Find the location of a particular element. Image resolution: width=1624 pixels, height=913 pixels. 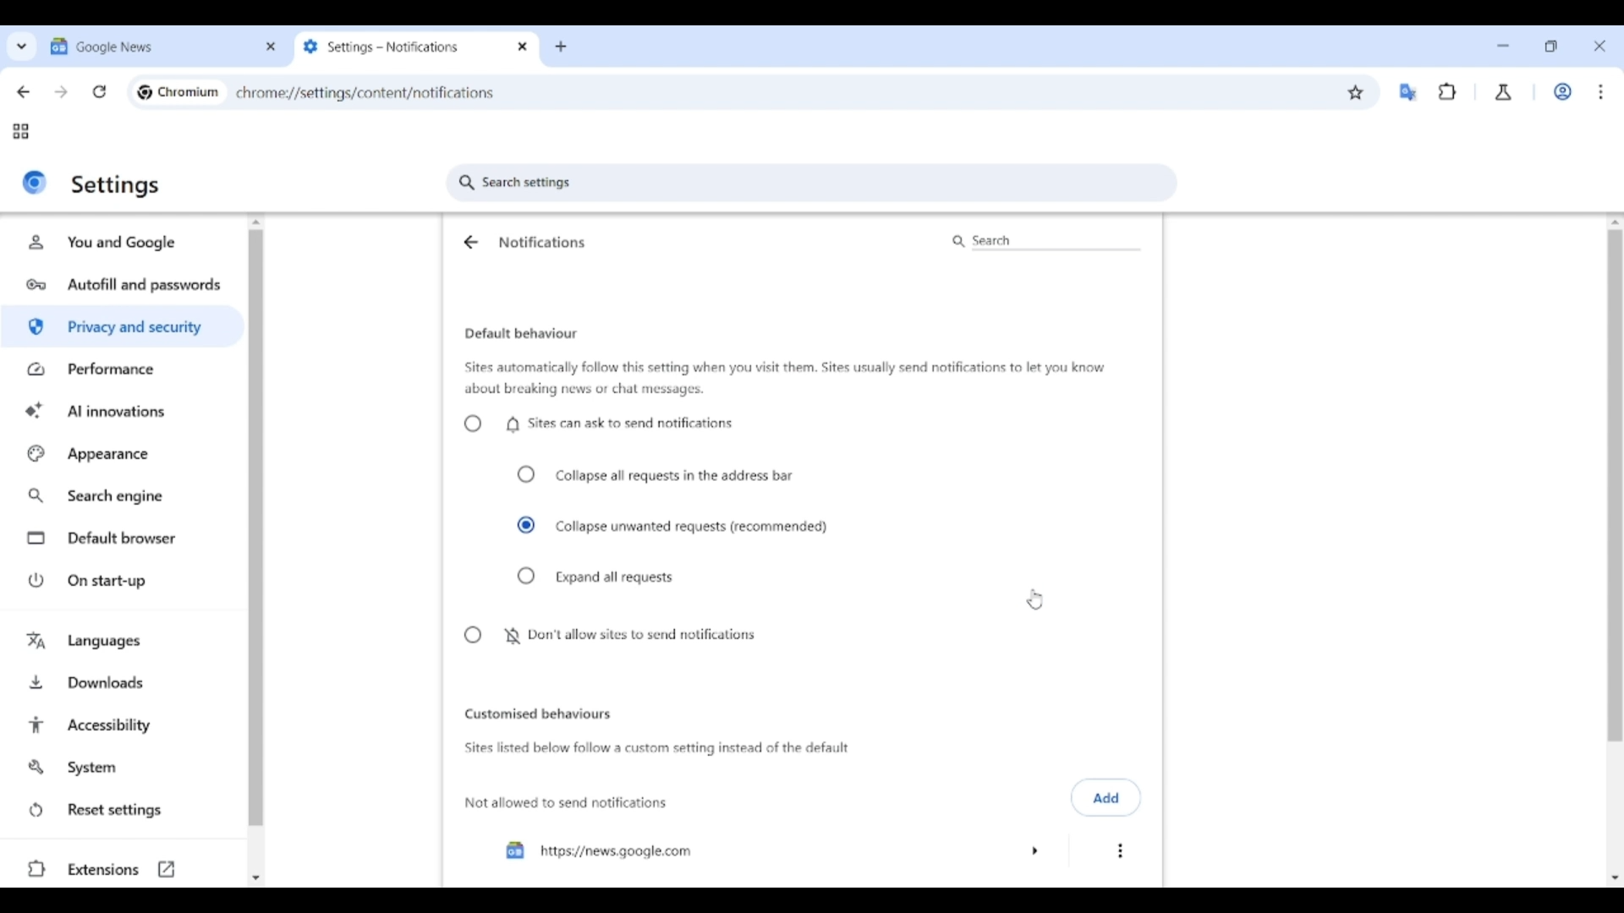

Performance  is located at coordinates (122, 369).